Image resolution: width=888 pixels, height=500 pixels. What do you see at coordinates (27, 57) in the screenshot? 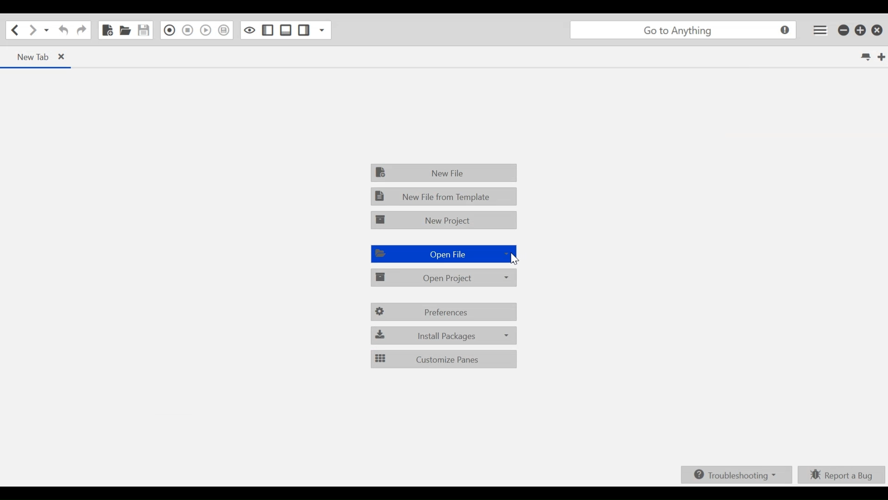
I see `new tab` at bounding box center [27, 57].